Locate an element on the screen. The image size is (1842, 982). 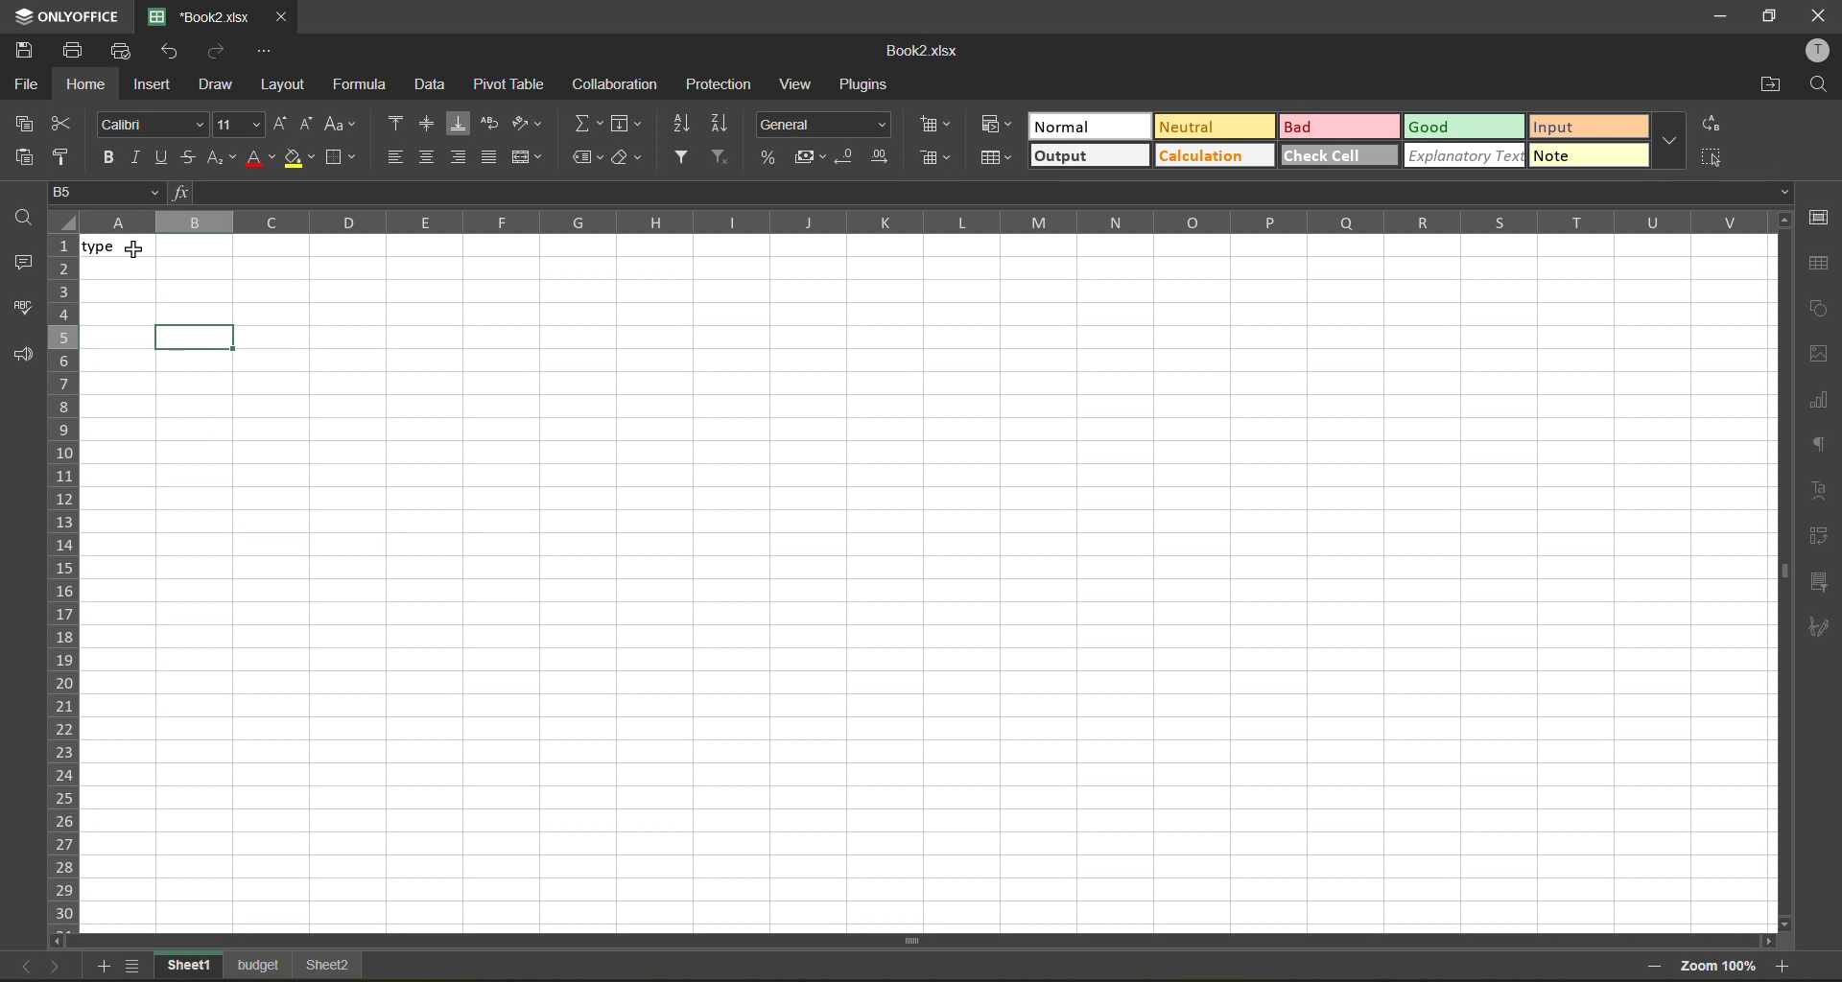
slicer is located at coordinates (1819, 584).